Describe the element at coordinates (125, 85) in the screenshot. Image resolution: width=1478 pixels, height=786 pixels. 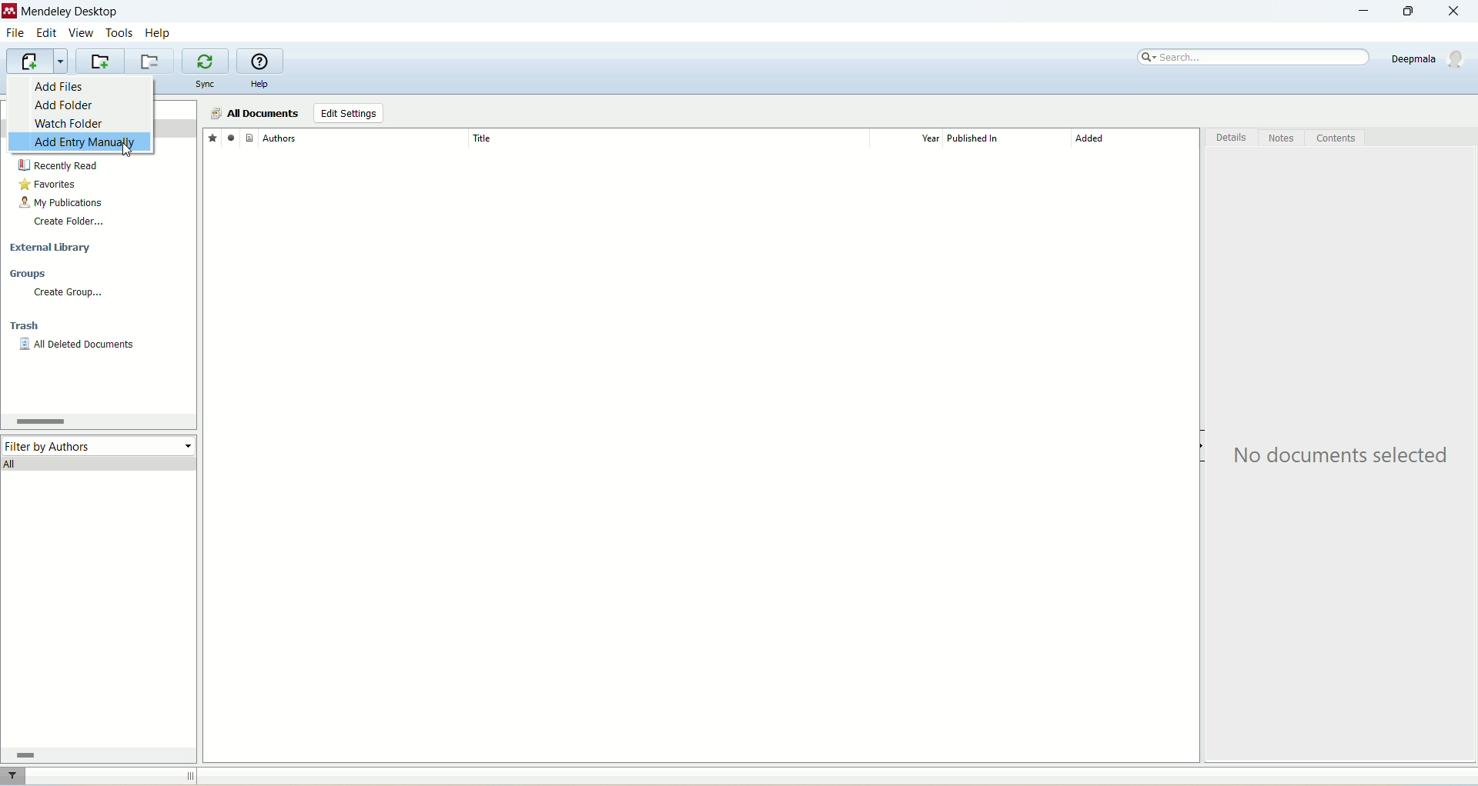
I see `folders` at that location.